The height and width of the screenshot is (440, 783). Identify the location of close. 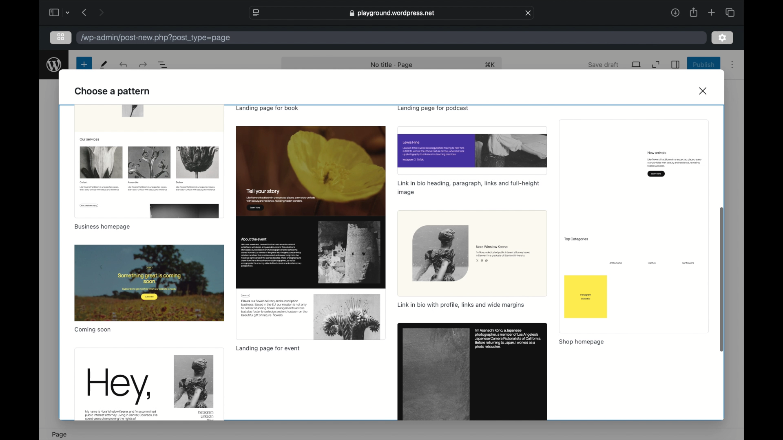
(704, 91).